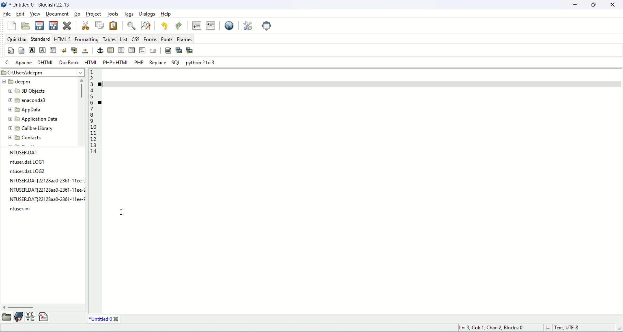  I want to click on close, so click(615, 5).